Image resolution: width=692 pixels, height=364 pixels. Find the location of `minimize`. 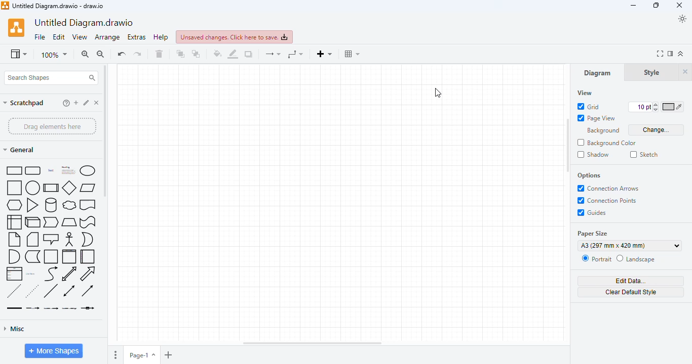

minimize is located at coordinates (633, 6).